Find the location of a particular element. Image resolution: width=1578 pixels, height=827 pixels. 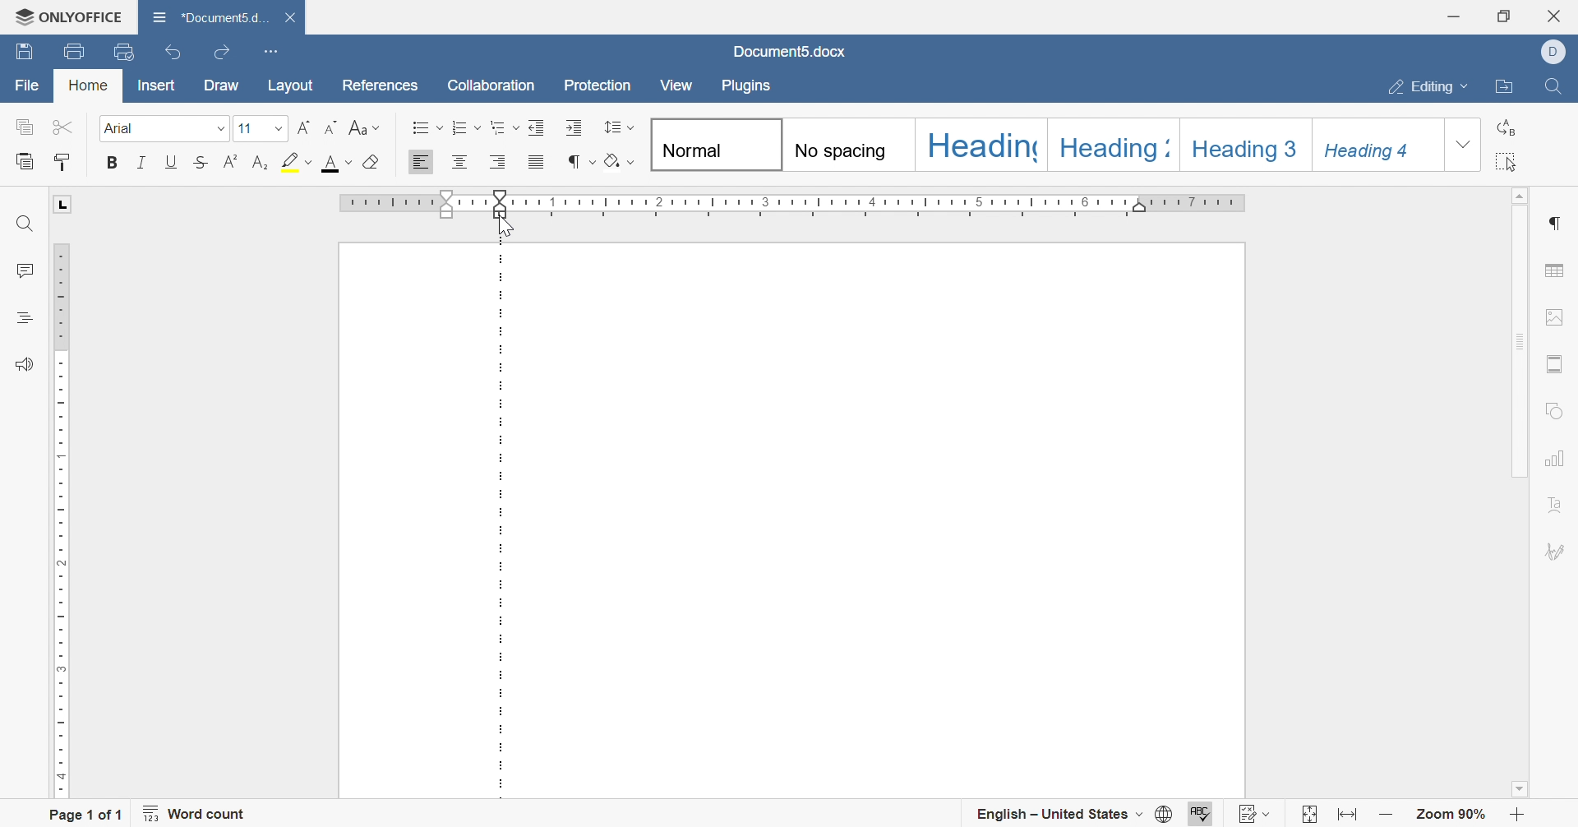

change case is located at coordinates (364, 127).